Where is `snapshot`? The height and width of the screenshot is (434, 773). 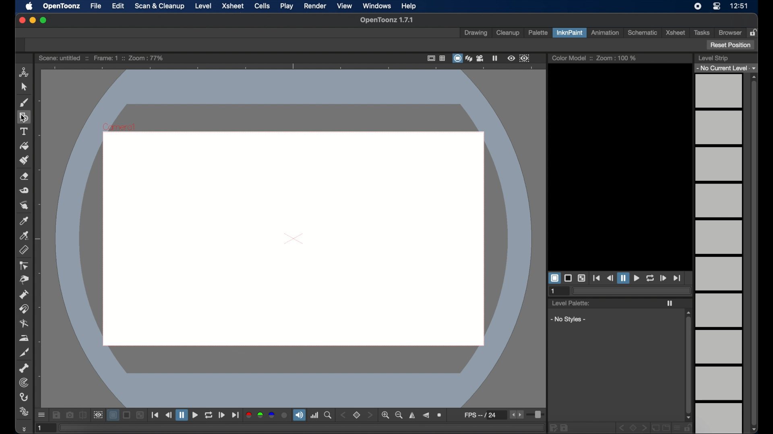
snapshot is located at coordinates (69, 414).